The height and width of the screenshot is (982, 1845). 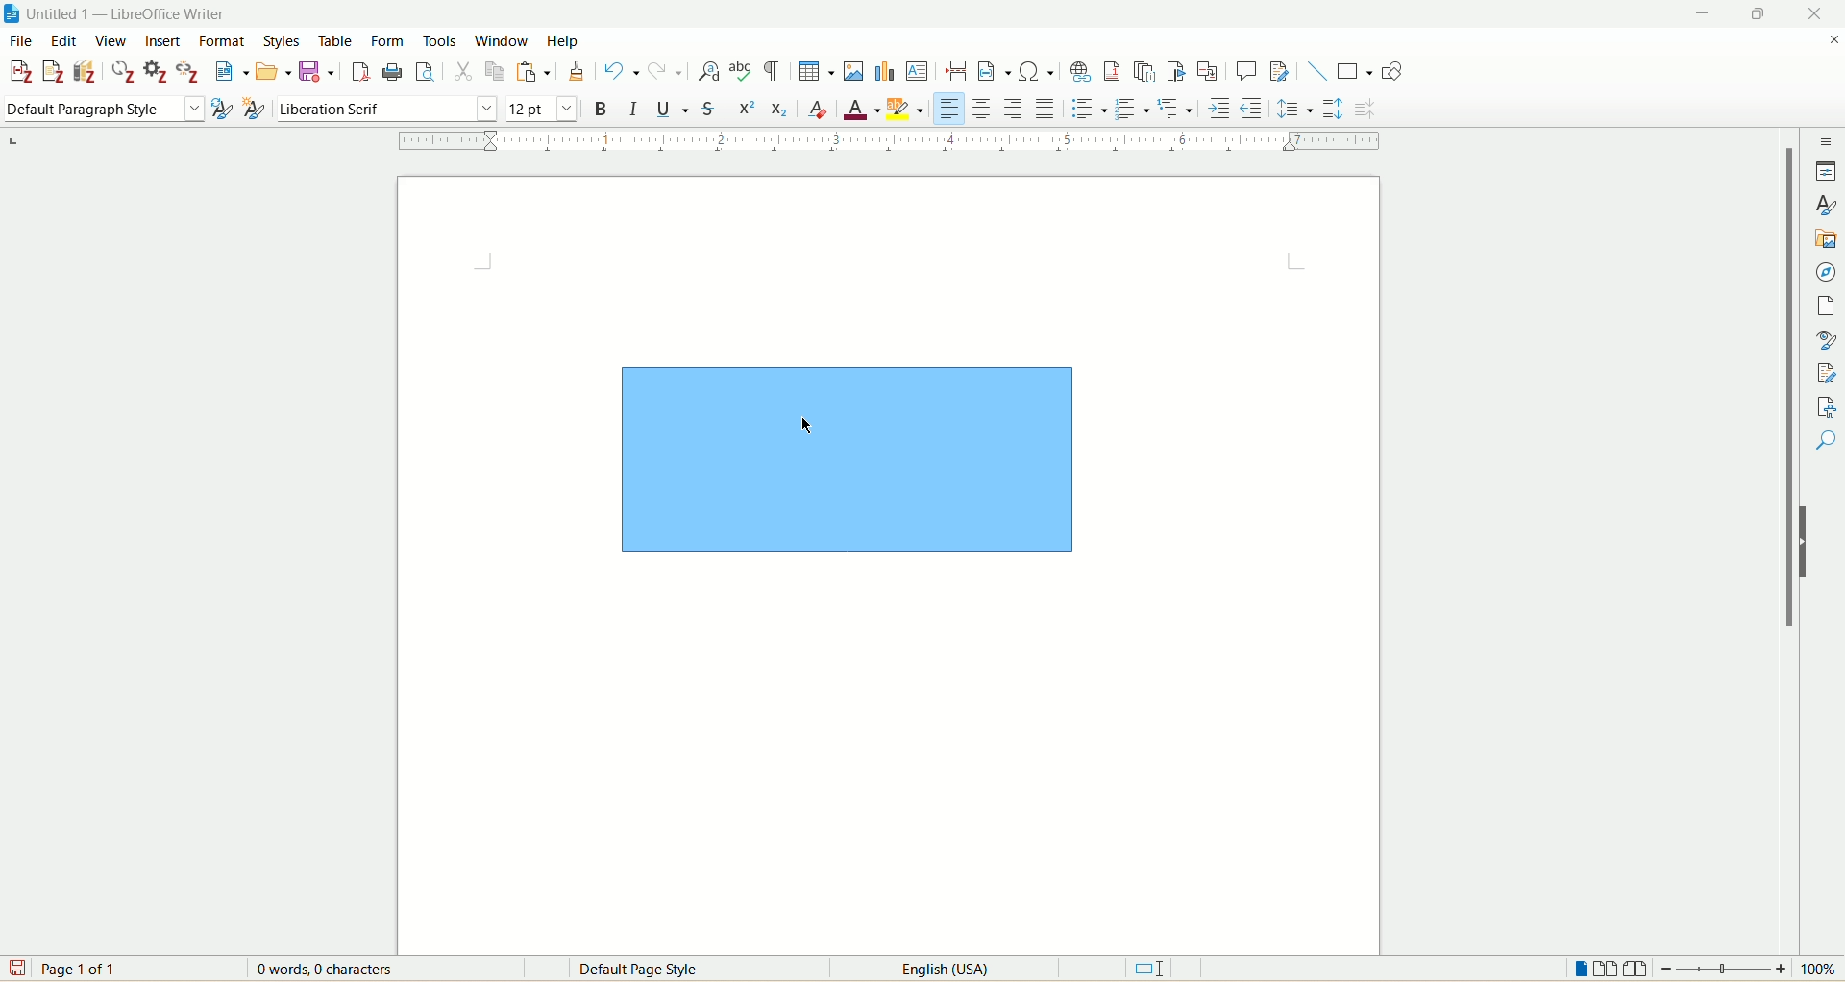 I want to click on navigator, so click(x=1828, y=275).